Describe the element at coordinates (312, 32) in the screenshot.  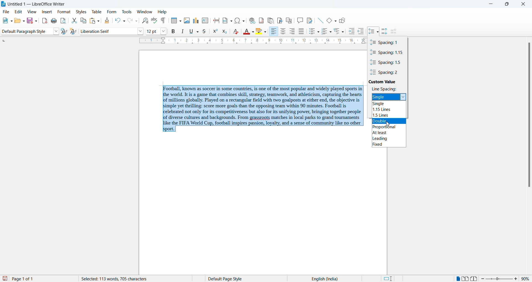
I see `toggle unordered list` at that location.